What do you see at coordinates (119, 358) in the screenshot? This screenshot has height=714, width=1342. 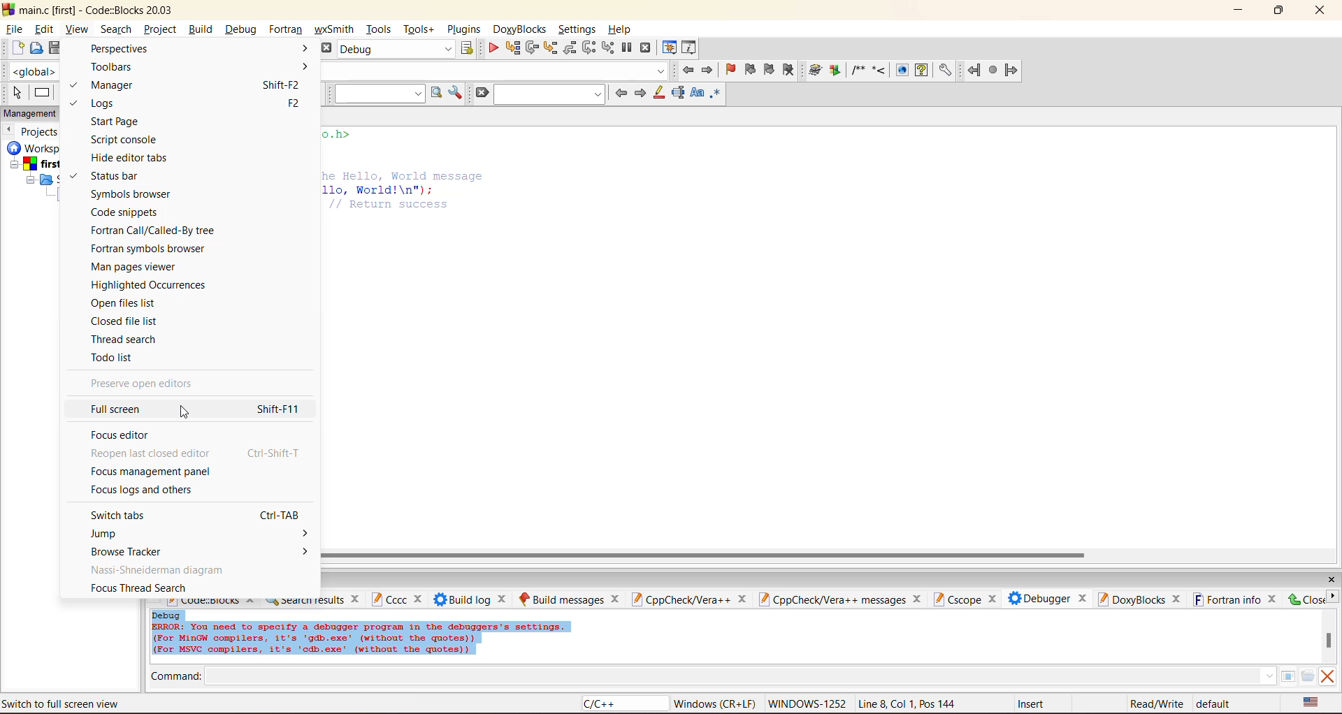 I see `todo list` at bounding box center [119, 358].